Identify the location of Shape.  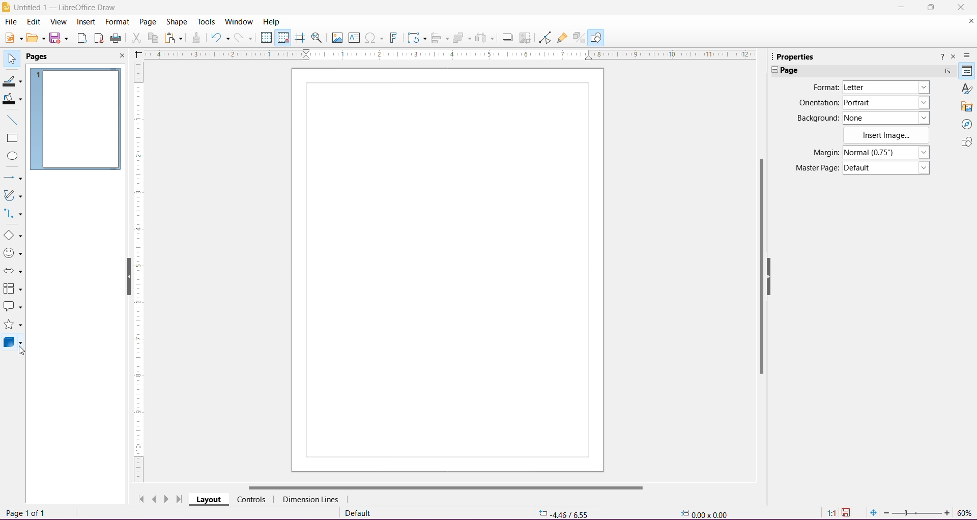
(177, 23).